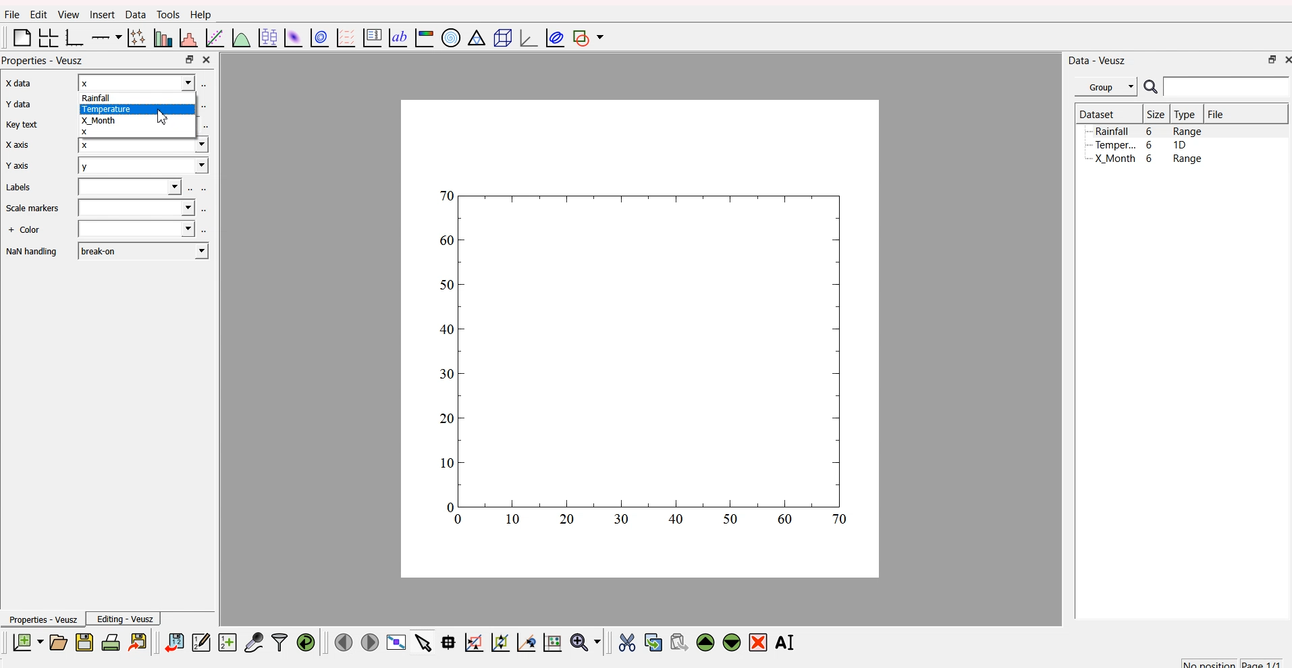  What do you see at coordinates (133, 16) in the screenshot?
I see `Data` at bounding box center [133, 16].